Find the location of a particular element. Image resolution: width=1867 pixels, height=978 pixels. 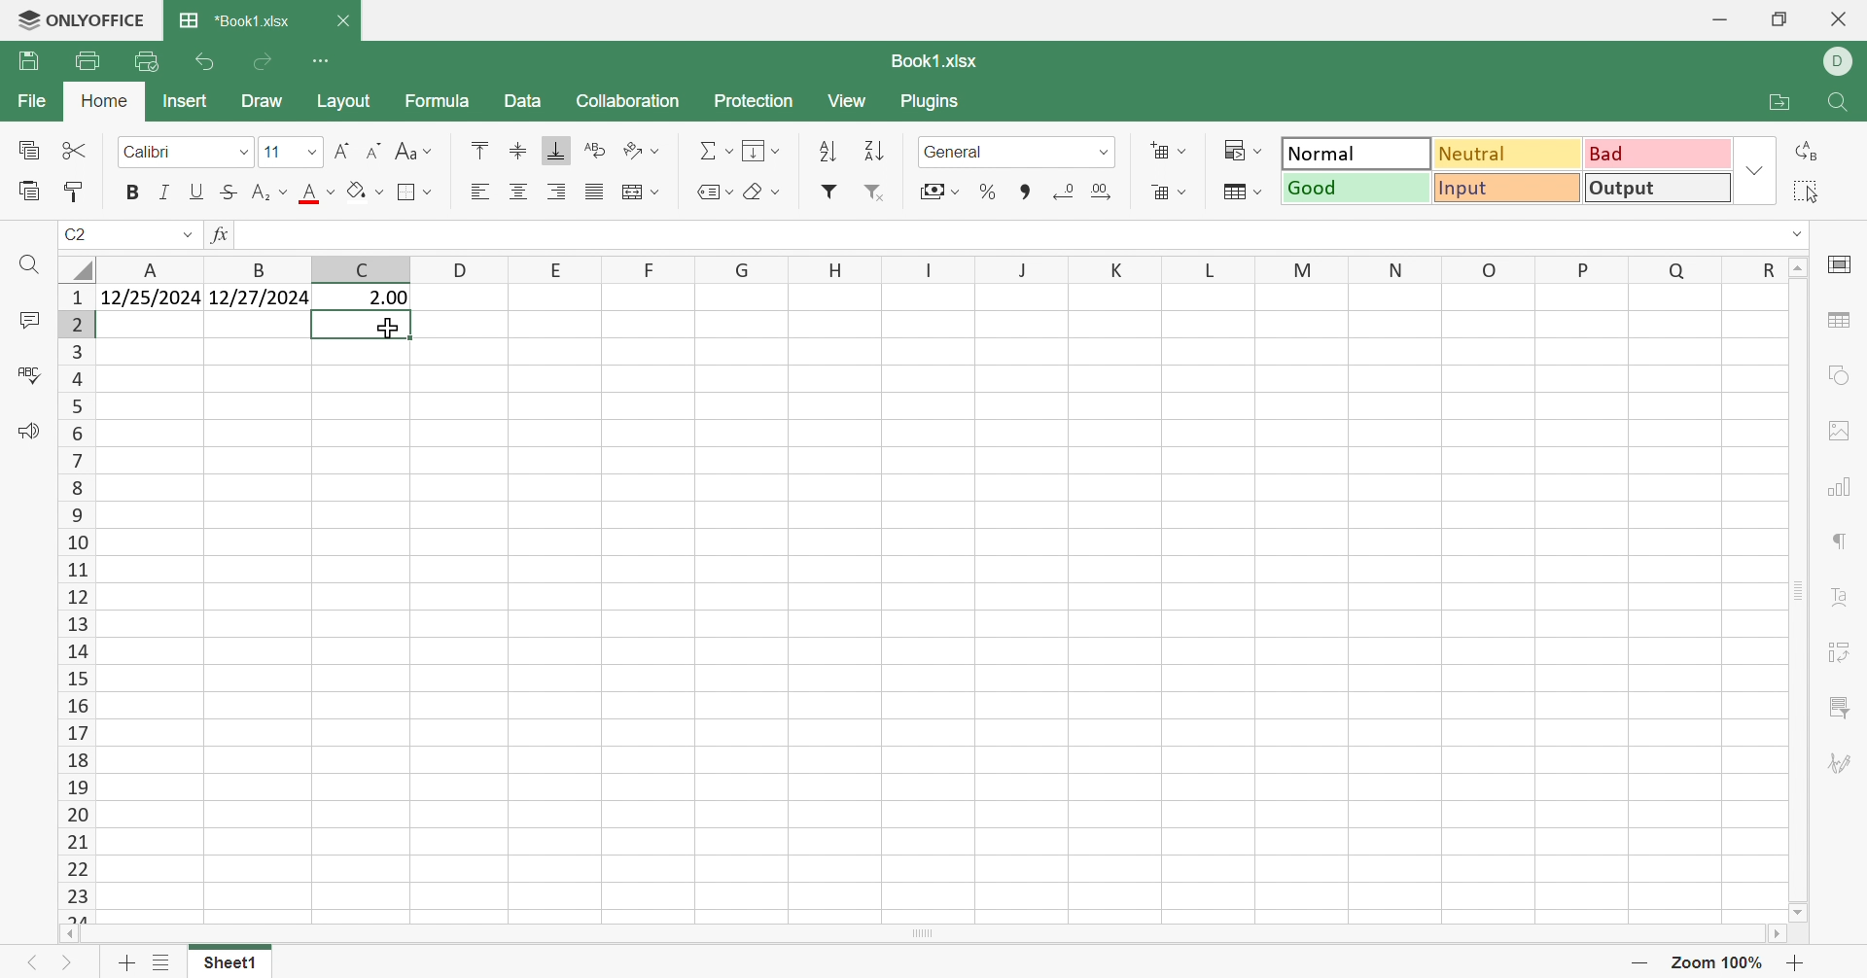

Replace is located at coordinates (1810, 152).